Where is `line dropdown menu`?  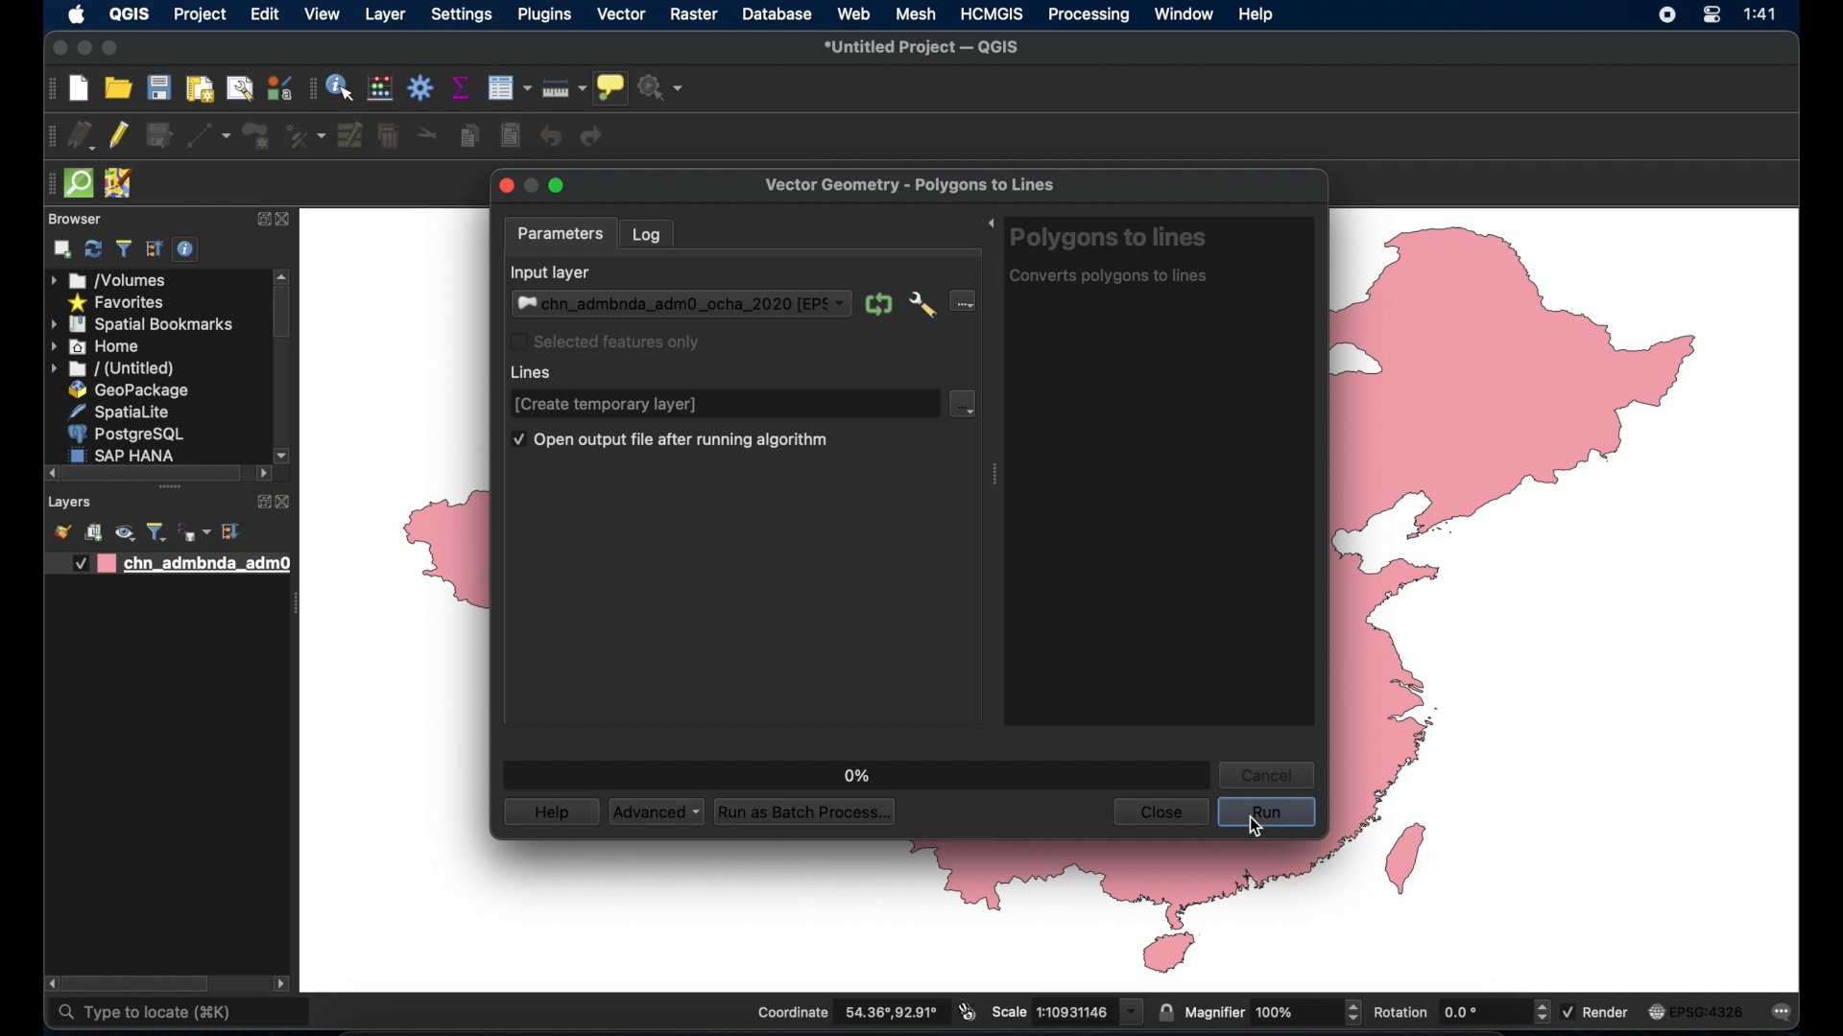 line dropdown menu is located at coordinates (965, 405).